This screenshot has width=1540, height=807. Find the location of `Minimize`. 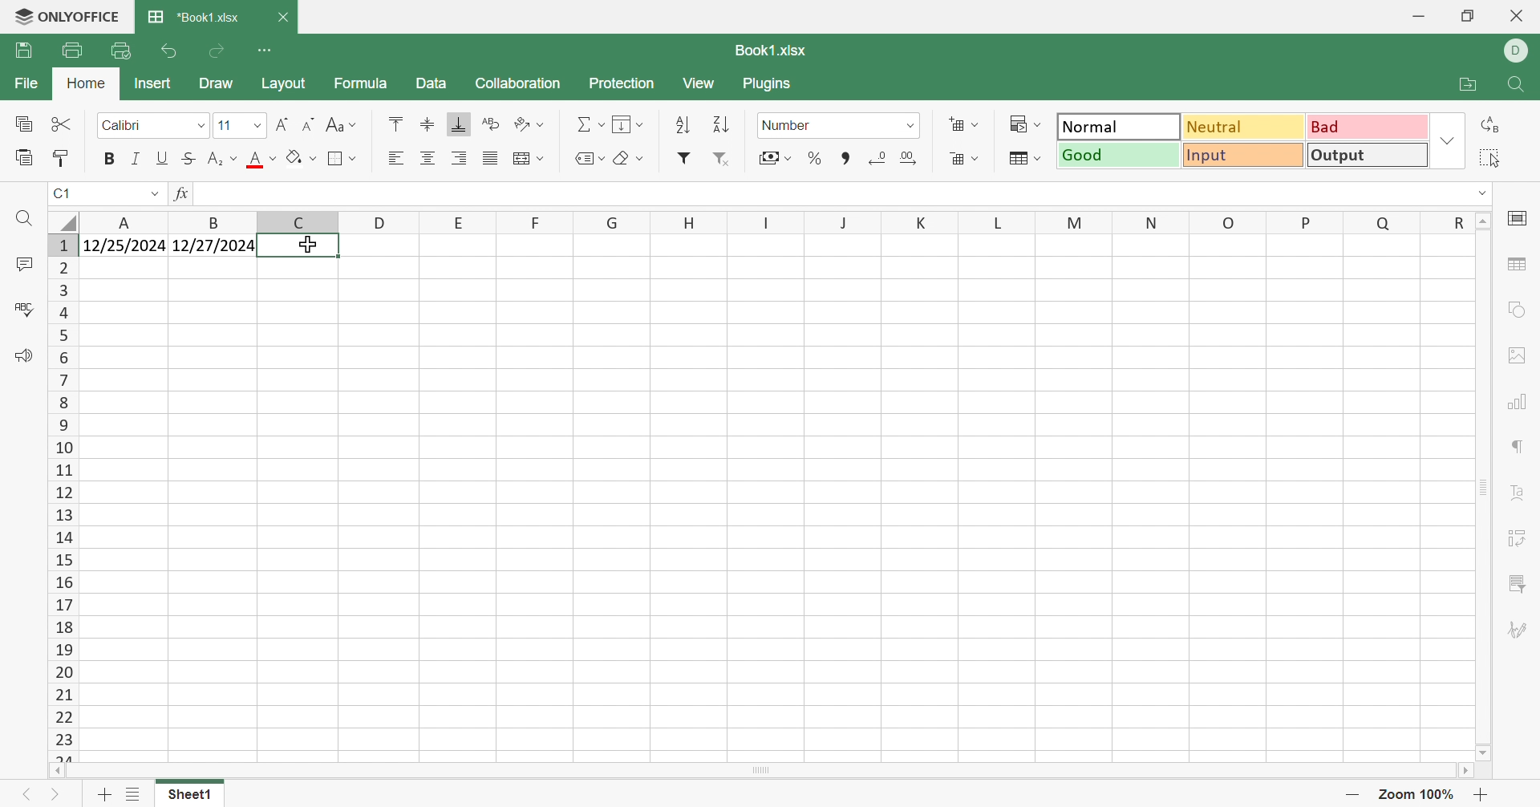

Minimize is located at coordinates (1417, 15).